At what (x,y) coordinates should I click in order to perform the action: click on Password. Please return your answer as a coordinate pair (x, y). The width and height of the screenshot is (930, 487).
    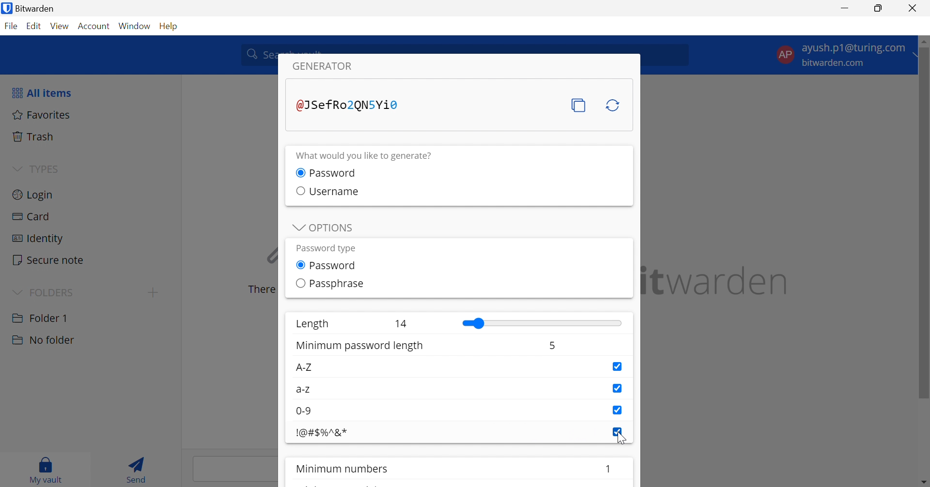
    Looking at the image, I should click on (336, 172).